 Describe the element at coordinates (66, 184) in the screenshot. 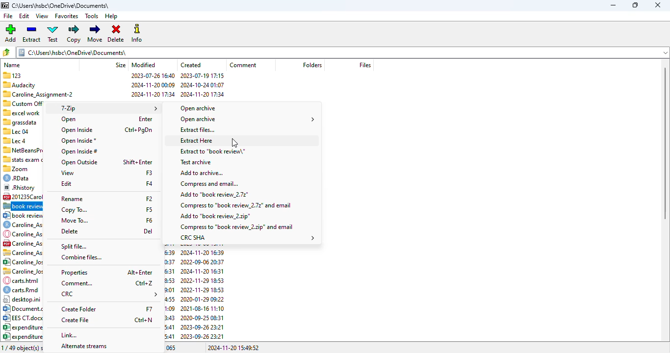

I see `edit` at that location.